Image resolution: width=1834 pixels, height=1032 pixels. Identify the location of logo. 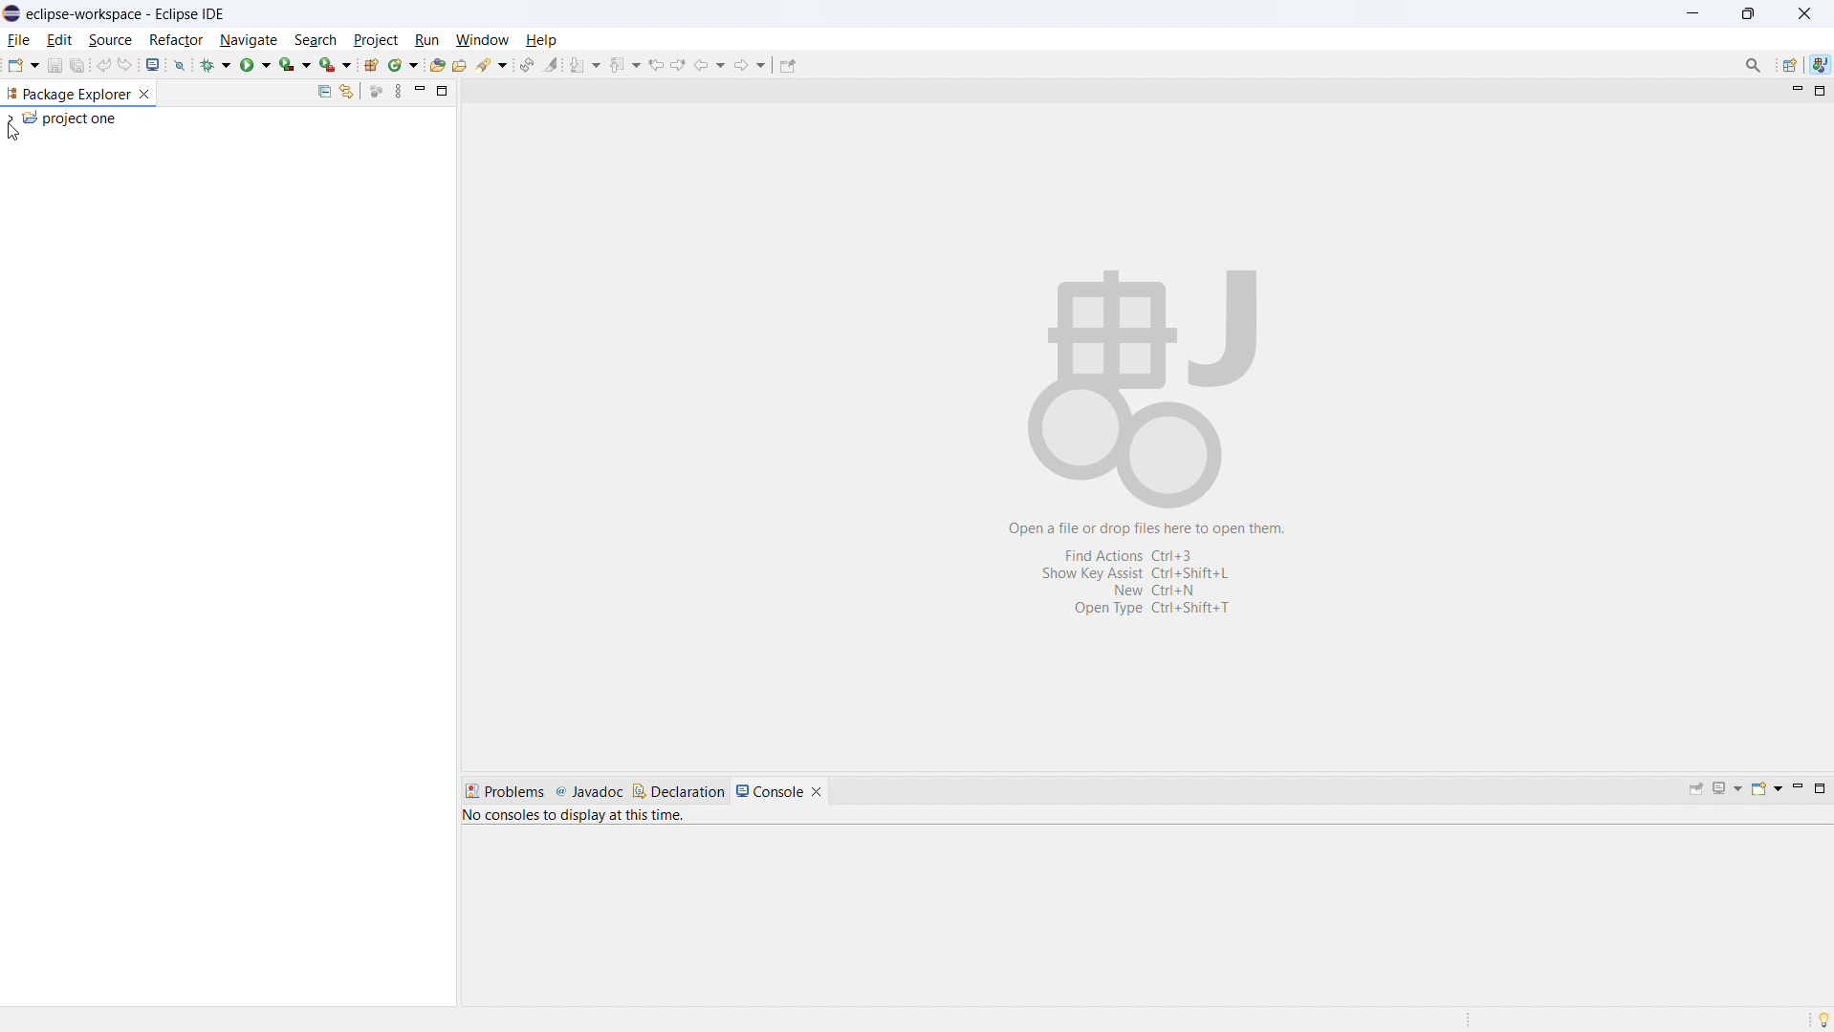
(11, 13).